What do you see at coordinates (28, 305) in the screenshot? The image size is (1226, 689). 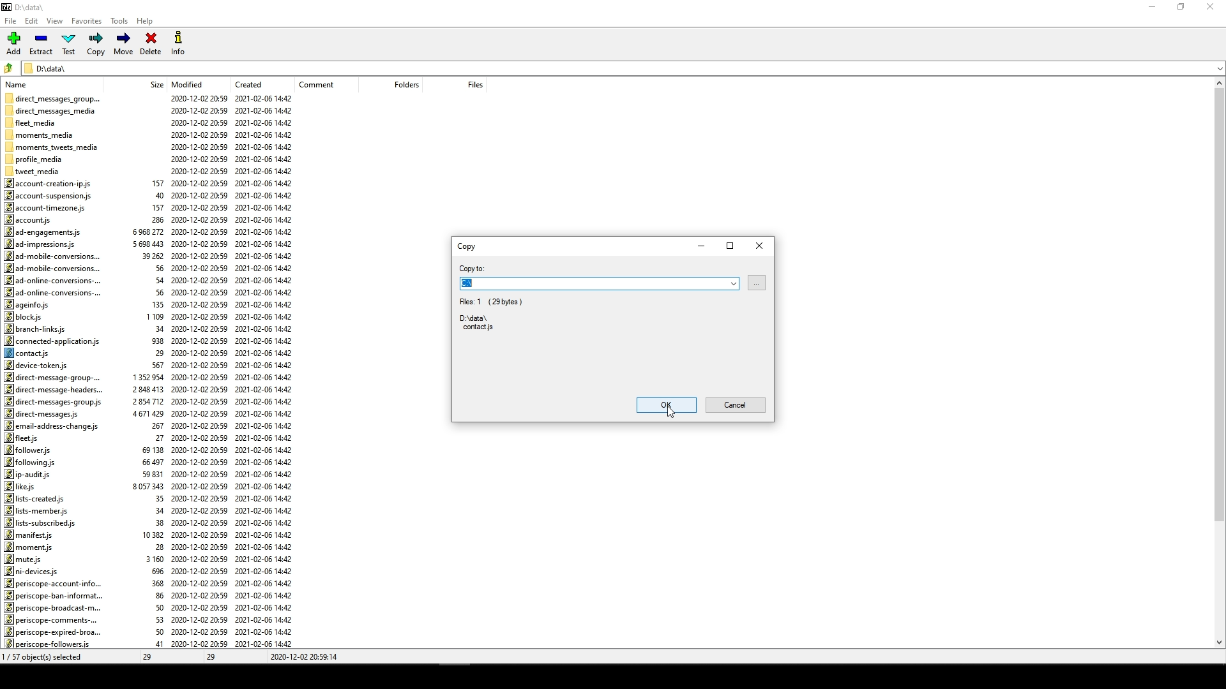 I see `ageinfo.js` at bounding box center [28, 305].